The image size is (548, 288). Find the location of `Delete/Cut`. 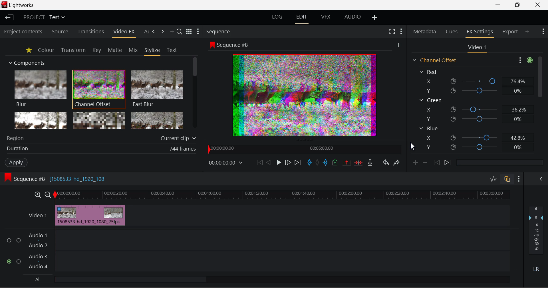

Delete/Cut is located at coordinates (359, 163).